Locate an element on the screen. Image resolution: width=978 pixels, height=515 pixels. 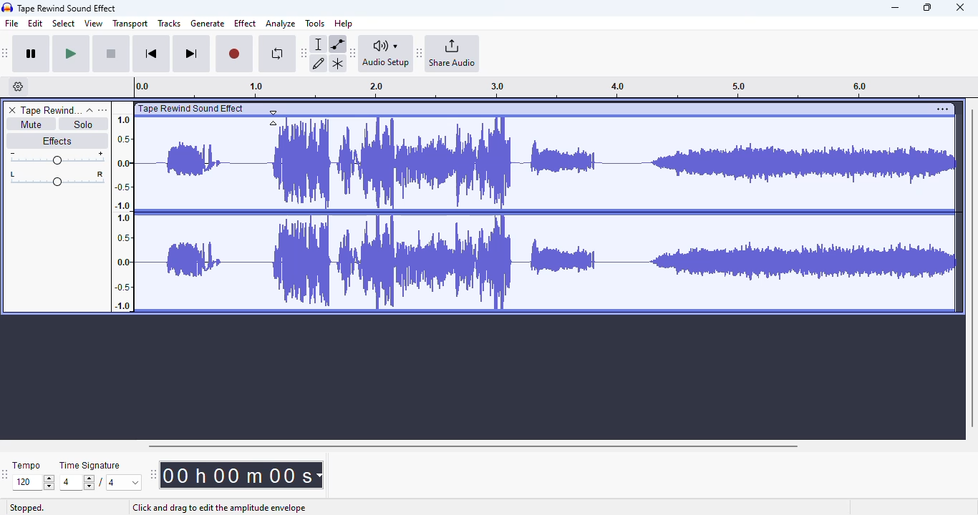
select is located at coordinates (64, 23).